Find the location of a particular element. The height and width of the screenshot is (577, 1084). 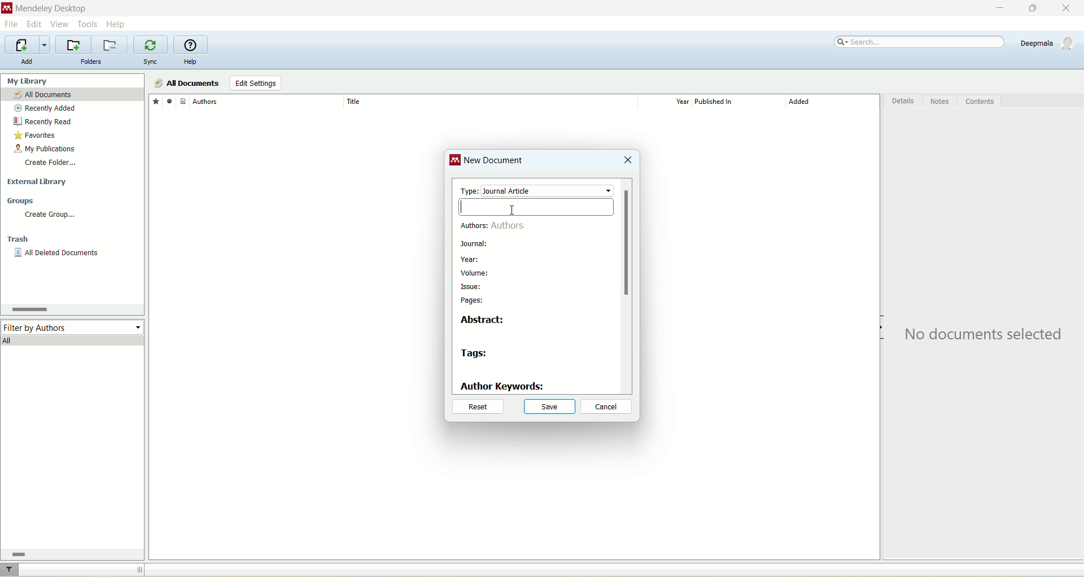

author keywords is located at coordinates (503, 387).